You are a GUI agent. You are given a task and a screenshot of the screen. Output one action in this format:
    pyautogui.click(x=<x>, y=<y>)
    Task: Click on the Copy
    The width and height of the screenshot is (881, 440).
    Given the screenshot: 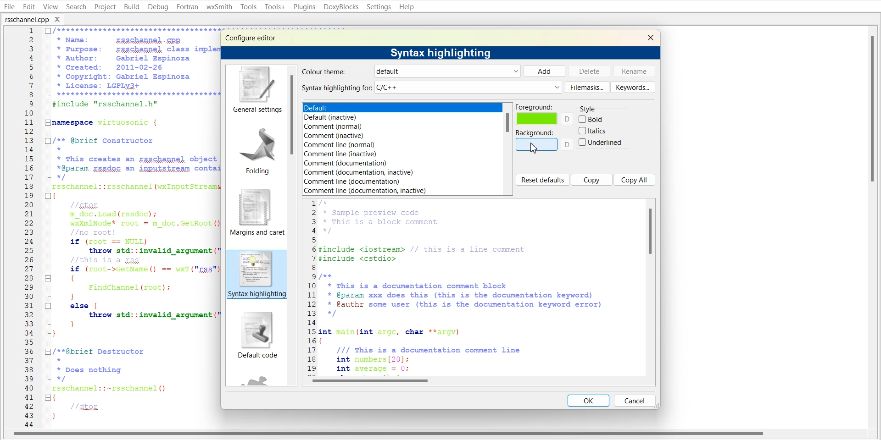 What is the action you would take?
    pyautogui.click(x=592, y=180)
    